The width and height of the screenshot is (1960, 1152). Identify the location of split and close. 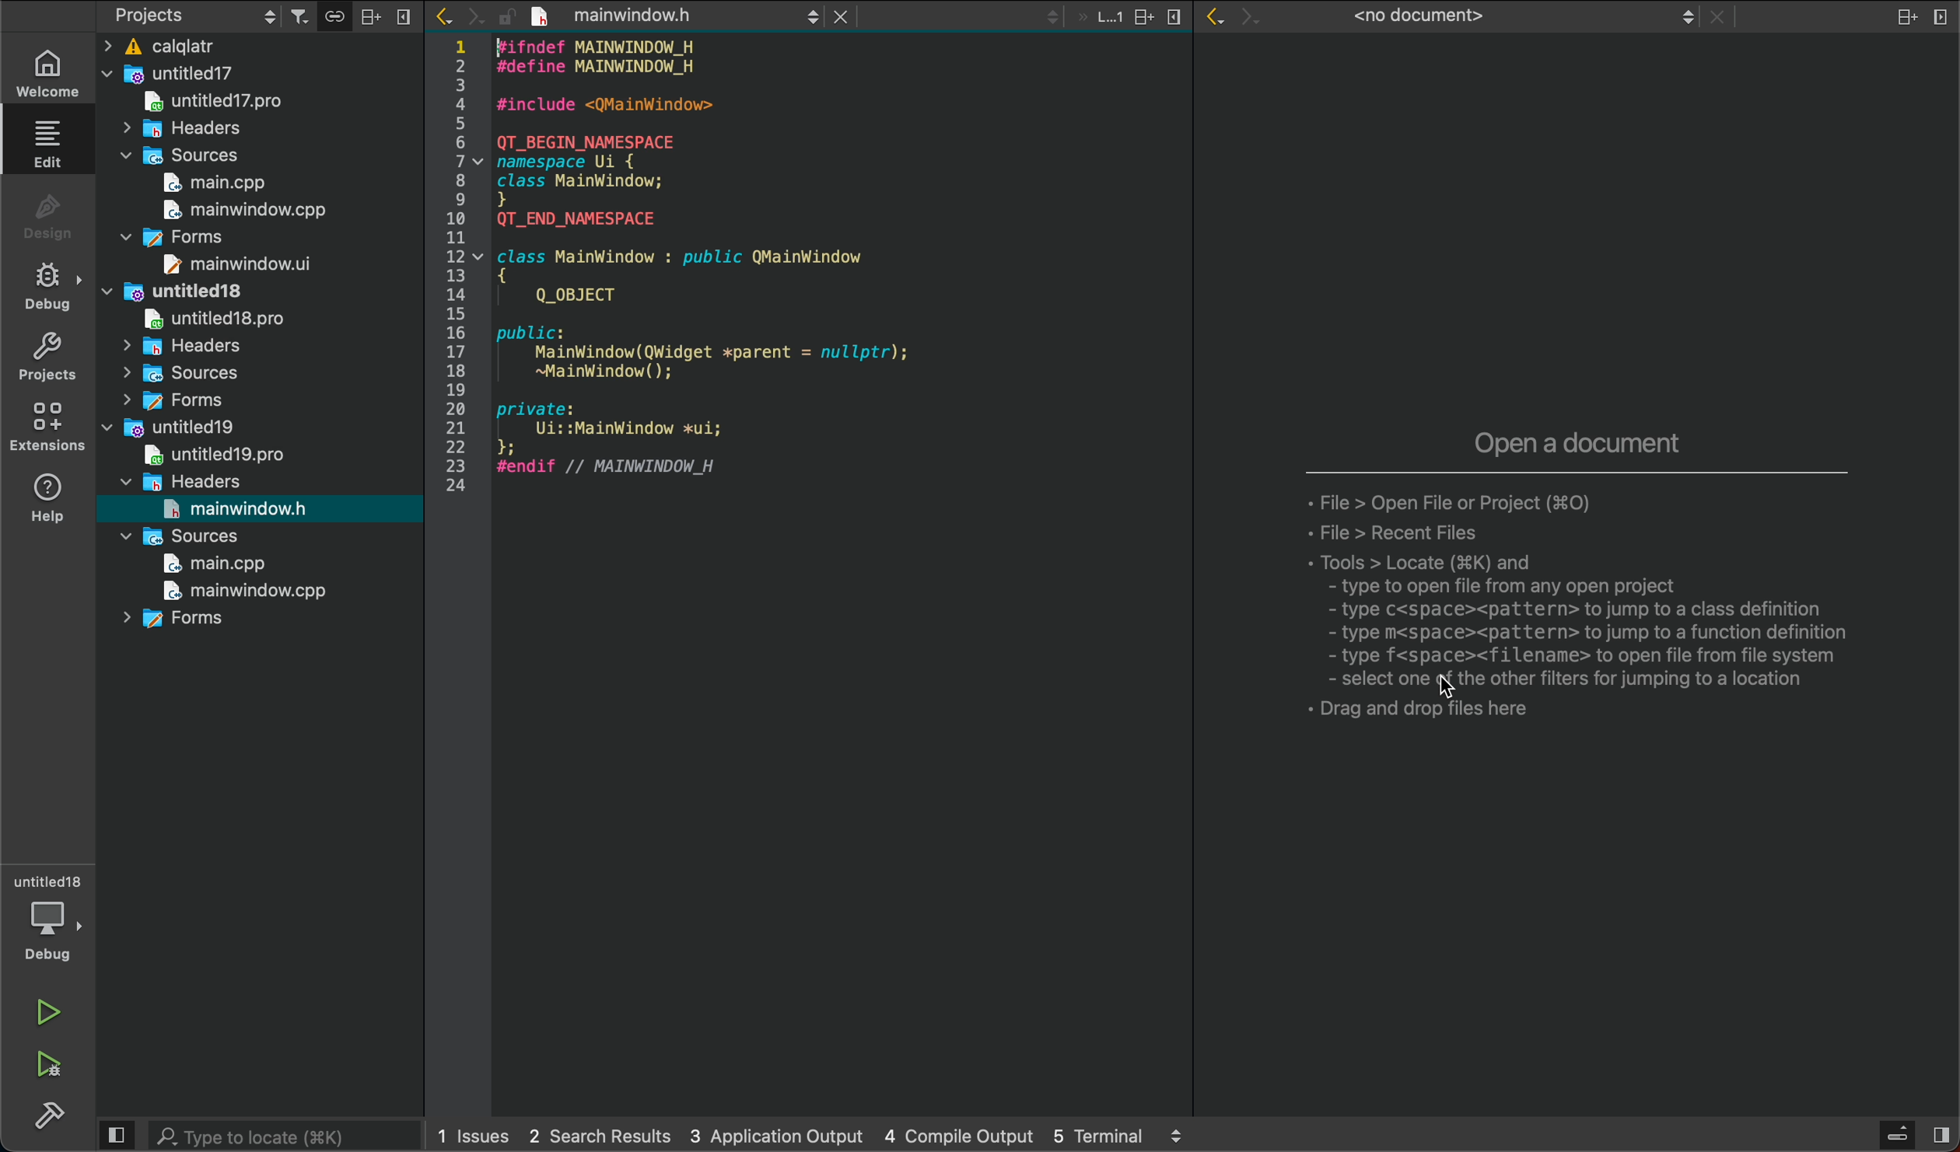
(1917, 20).